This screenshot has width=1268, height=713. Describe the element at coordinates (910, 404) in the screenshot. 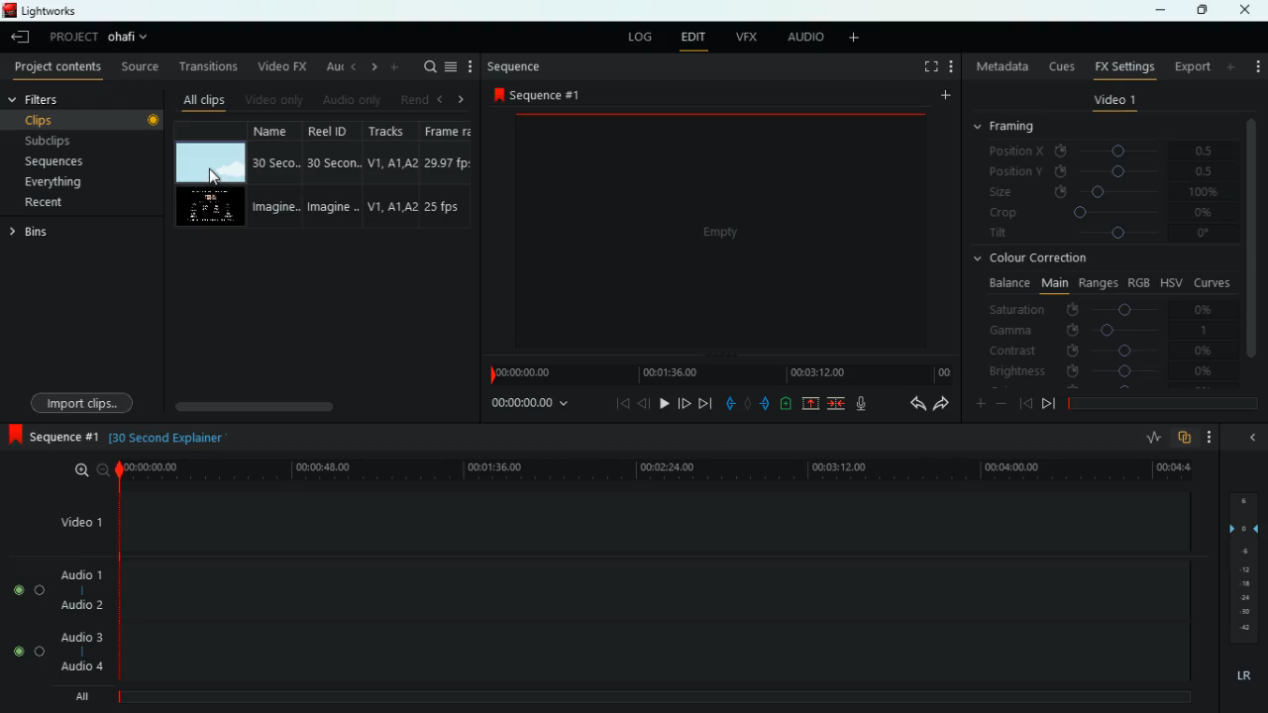

I see `back` at that location.